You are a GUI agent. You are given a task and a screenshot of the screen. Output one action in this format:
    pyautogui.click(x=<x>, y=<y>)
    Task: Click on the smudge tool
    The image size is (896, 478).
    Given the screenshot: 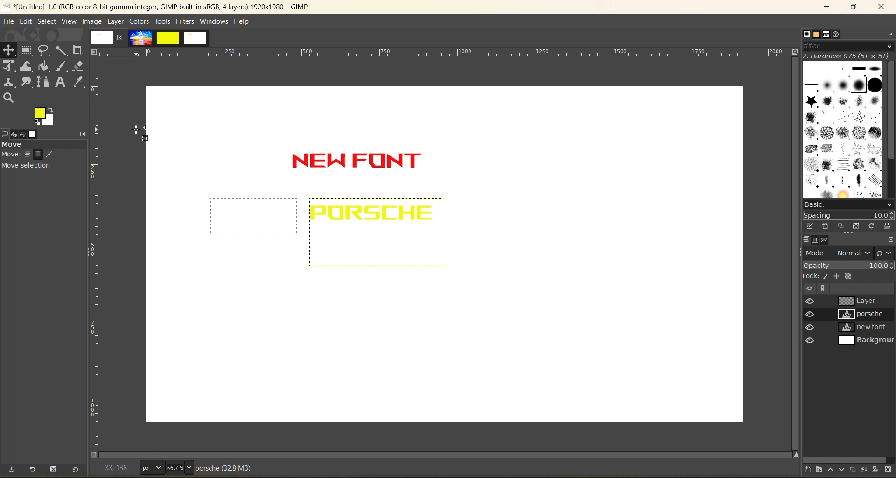 What is the action you would take?
    pyautogui.click(x=27, y=82)
    